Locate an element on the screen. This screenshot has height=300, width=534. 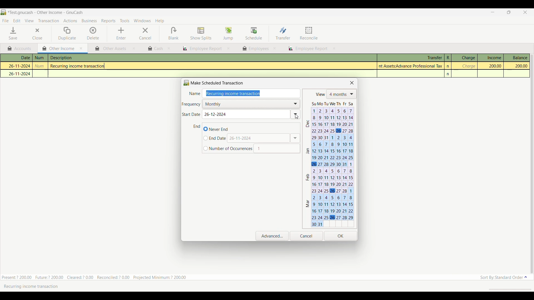
scroll is located at coordinates (507, 289).